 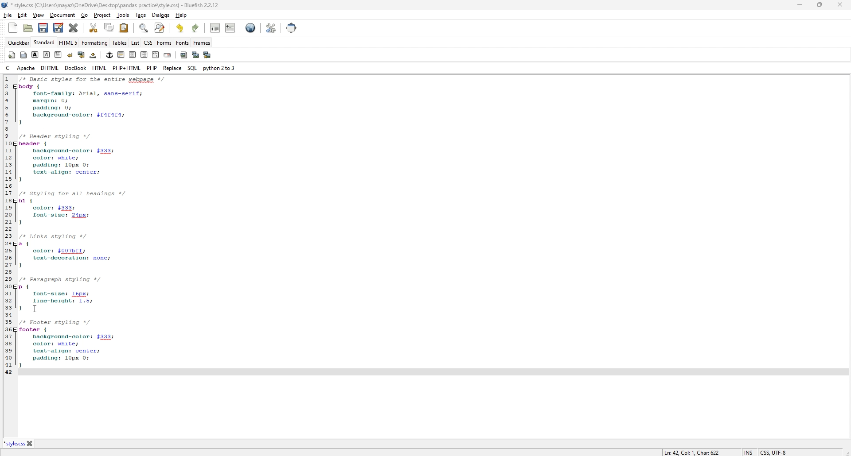 What do you see at coordinates (45, 43) in the screenshot?
I see `standard` at bounding box center [45, 43].